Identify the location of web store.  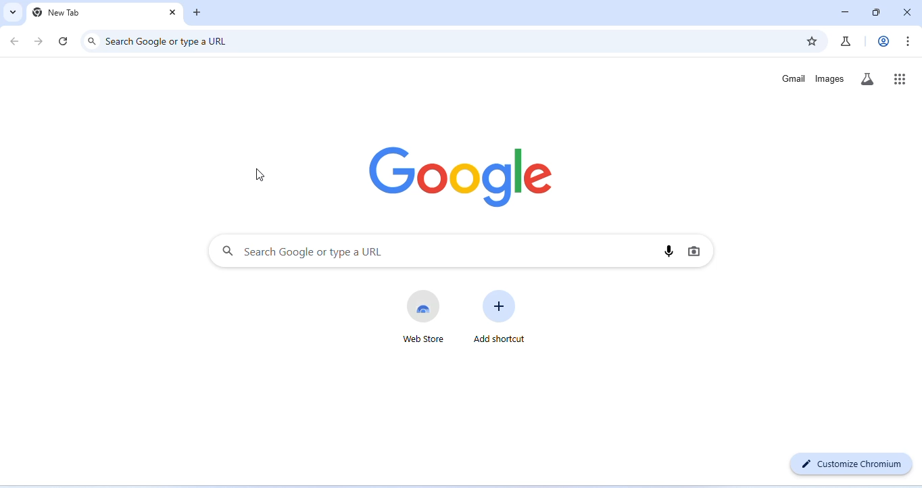
(424, 316).